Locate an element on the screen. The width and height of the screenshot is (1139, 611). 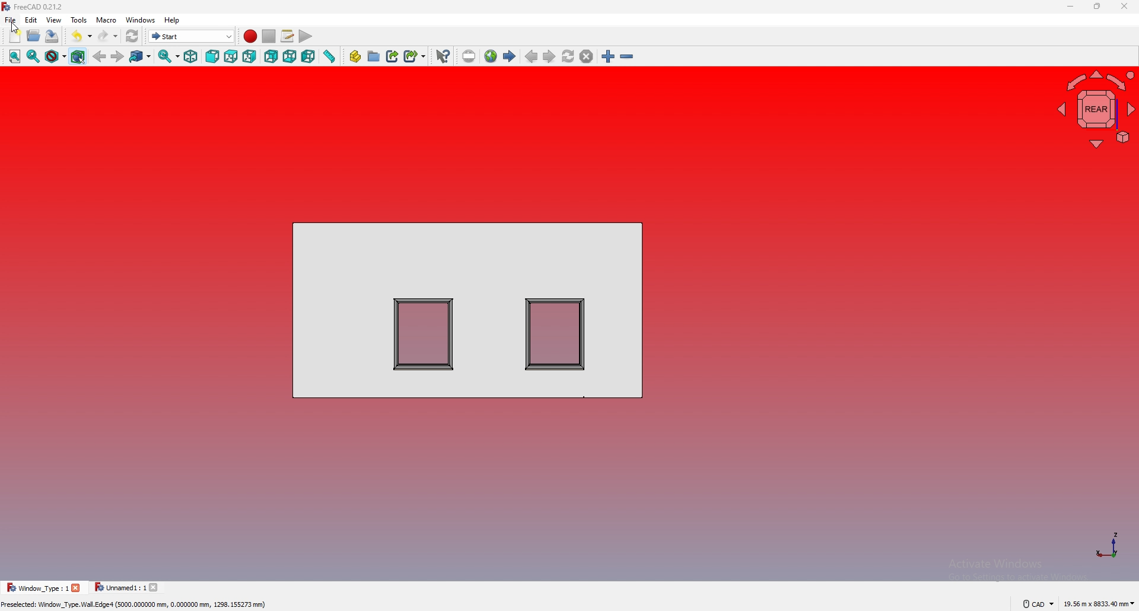
close is located at coordinates (156, 587).